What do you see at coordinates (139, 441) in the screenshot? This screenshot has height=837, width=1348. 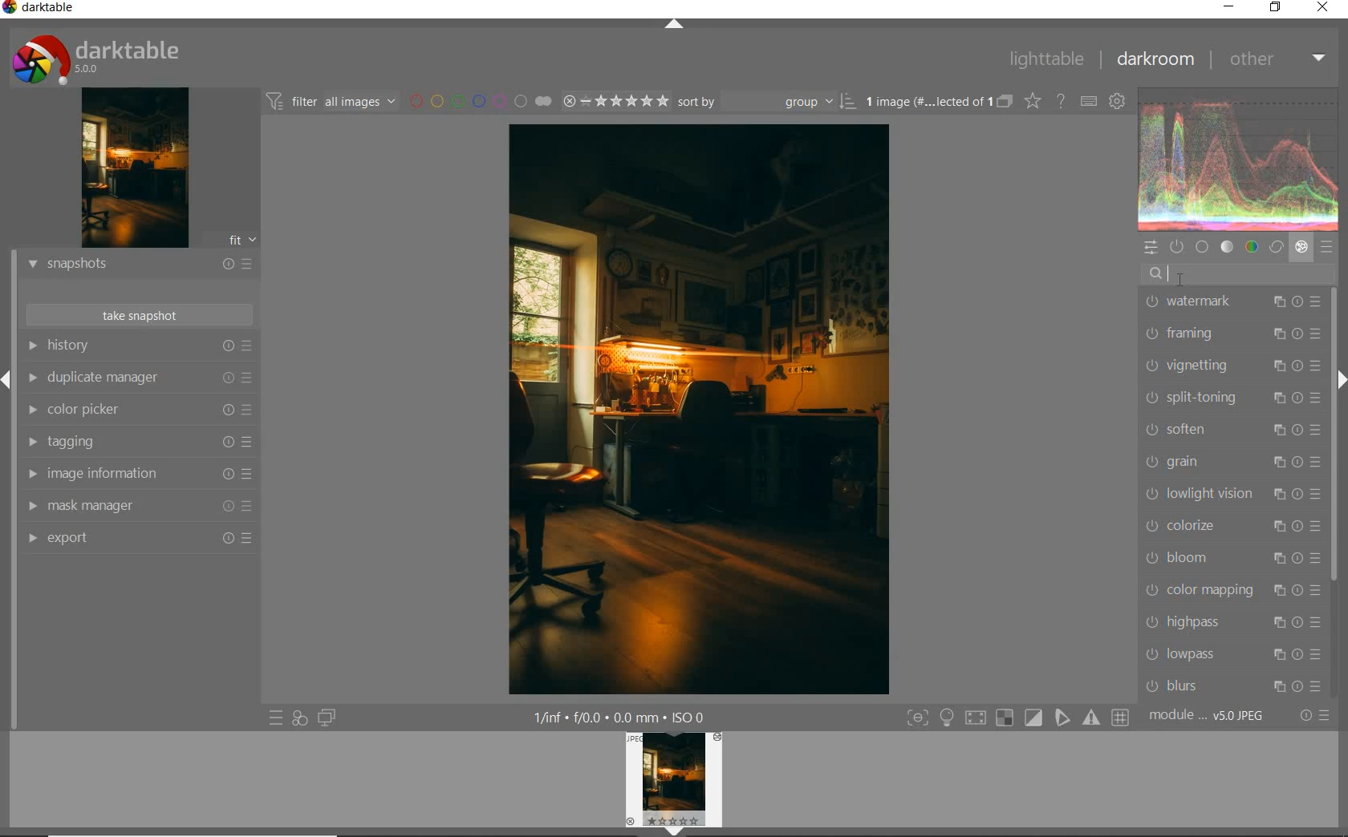 I see `tagging` at bounding box center [139, 441].